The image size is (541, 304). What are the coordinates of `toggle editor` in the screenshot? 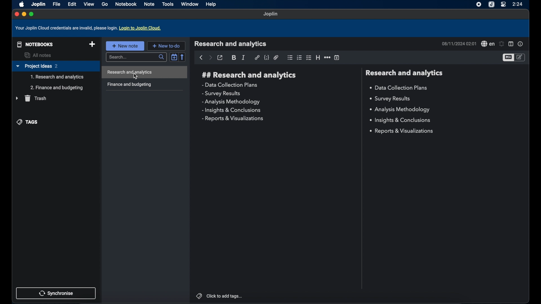 It's located at (508, 58).